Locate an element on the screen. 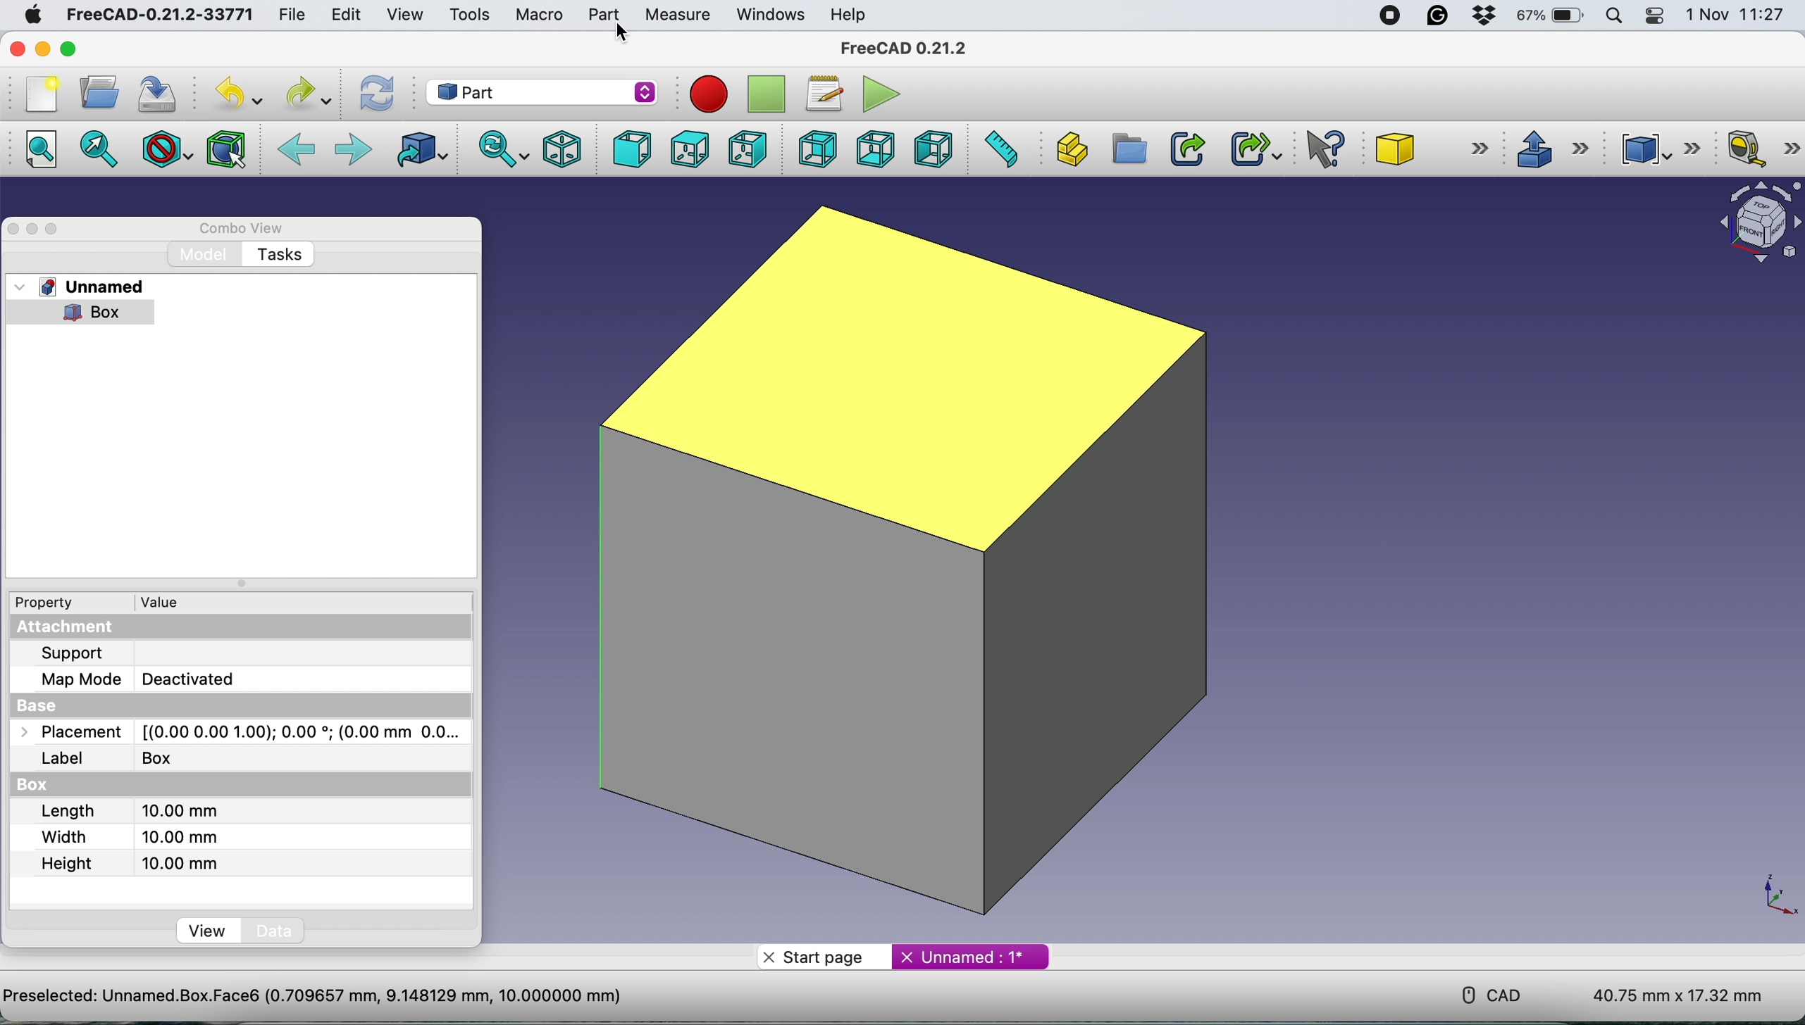 The height and width of the screenshot is (1025, 1805). model is located at coordinates (204, 253).